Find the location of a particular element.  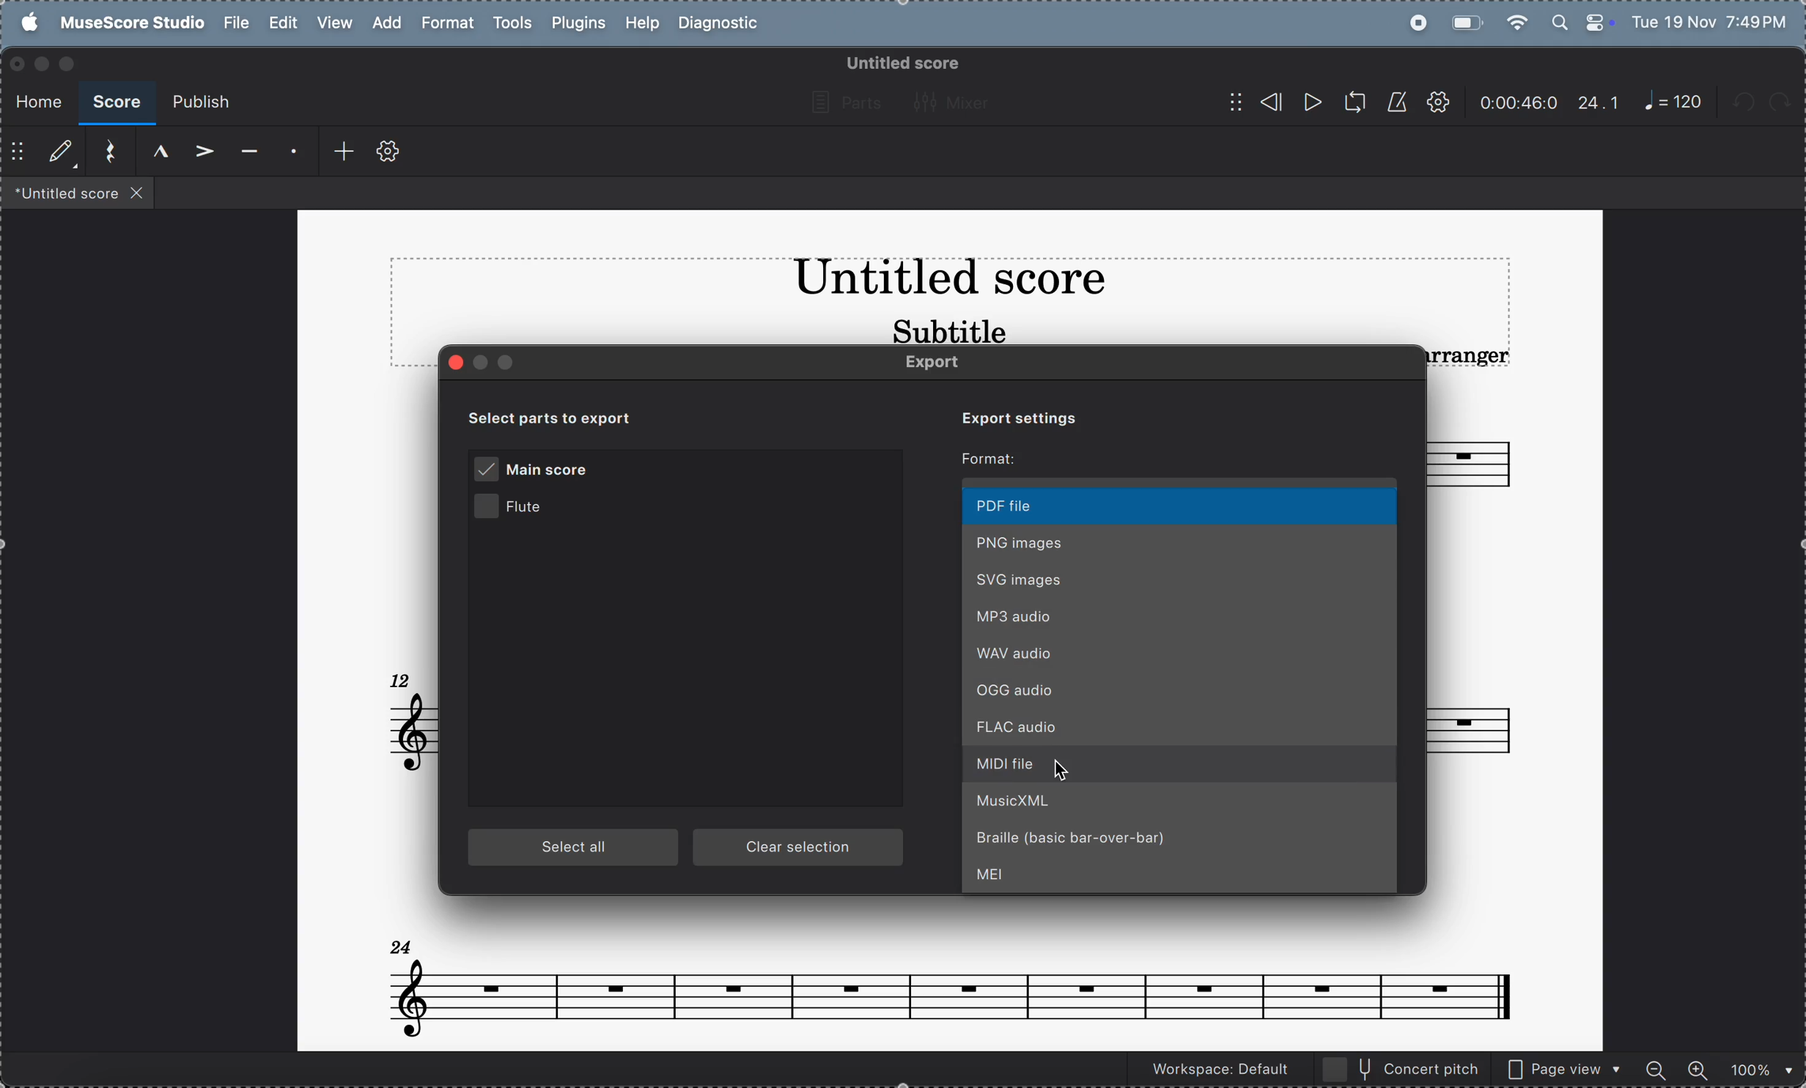

untitled score is located at coordinates (900, 63).